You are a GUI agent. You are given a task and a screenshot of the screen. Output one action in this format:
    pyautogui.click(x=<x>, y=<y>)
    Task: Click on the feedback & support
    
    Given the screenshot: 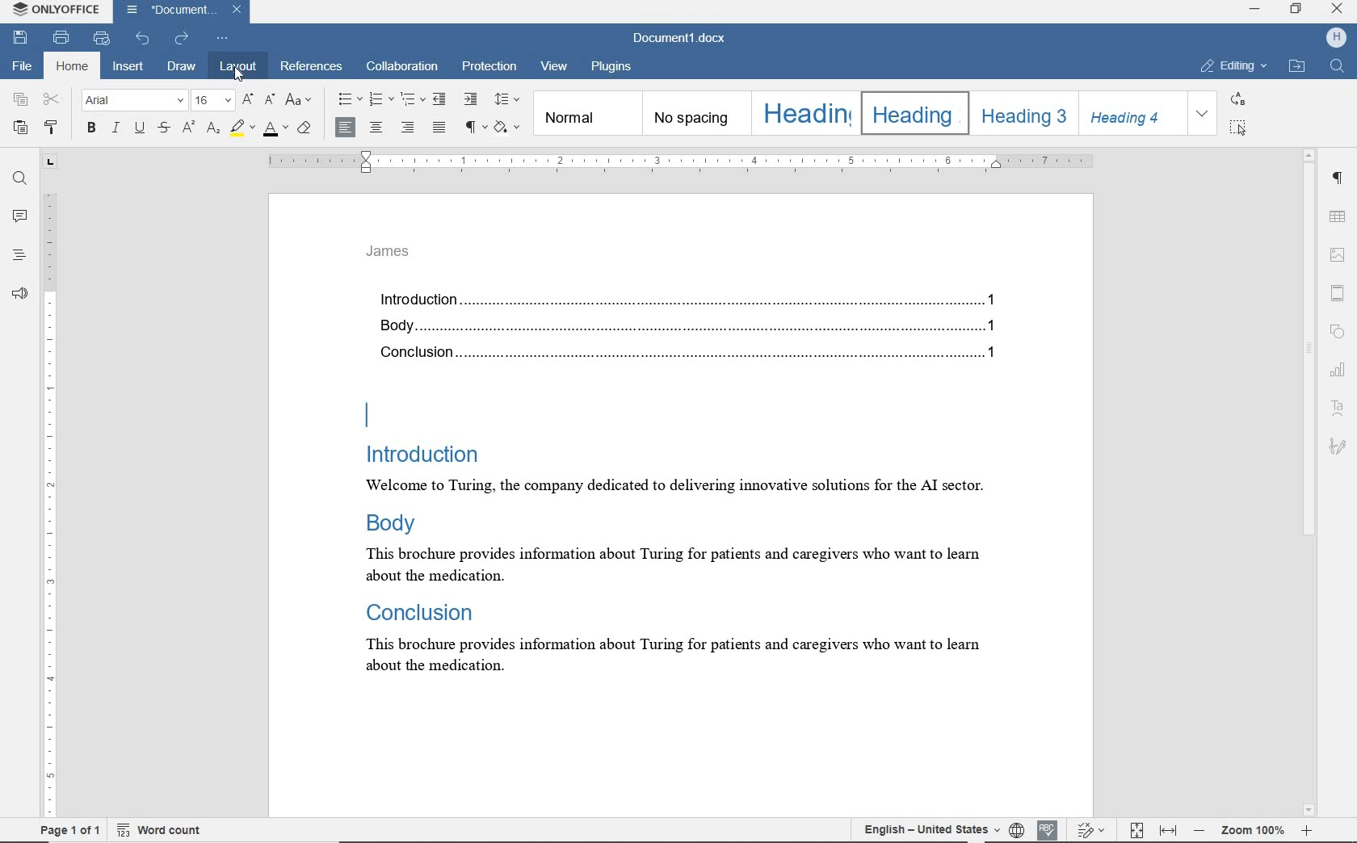 What is the action you would take?
    pyautogui.click(x=19, y=295)
    